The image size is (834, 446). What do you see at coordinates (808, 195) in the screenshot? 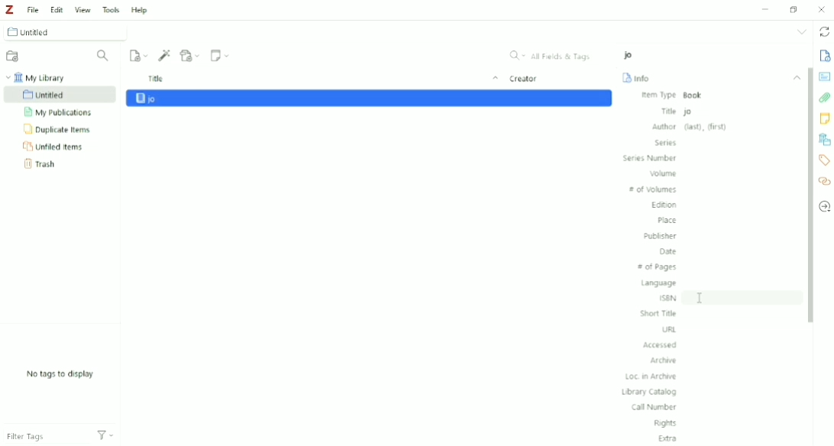
I see `Vertical scrollbar` at bounding box center [808, 195].